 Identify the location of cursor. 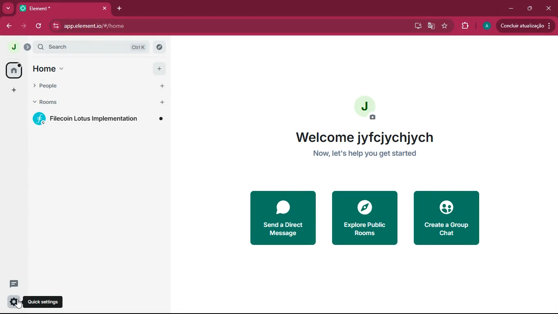
(19, 304).